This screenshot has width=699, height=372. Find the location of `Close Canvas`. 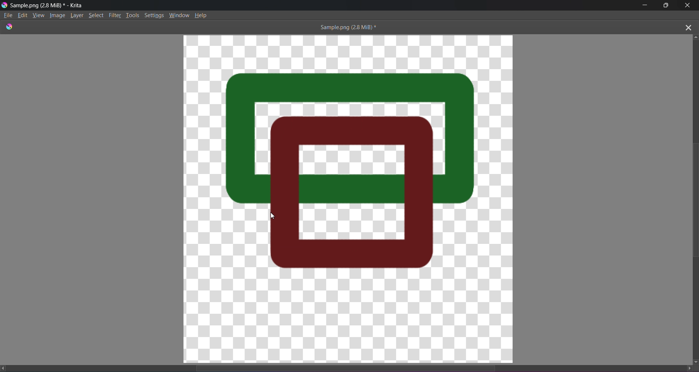

Close Canvas is located at coordinates (688, 26).